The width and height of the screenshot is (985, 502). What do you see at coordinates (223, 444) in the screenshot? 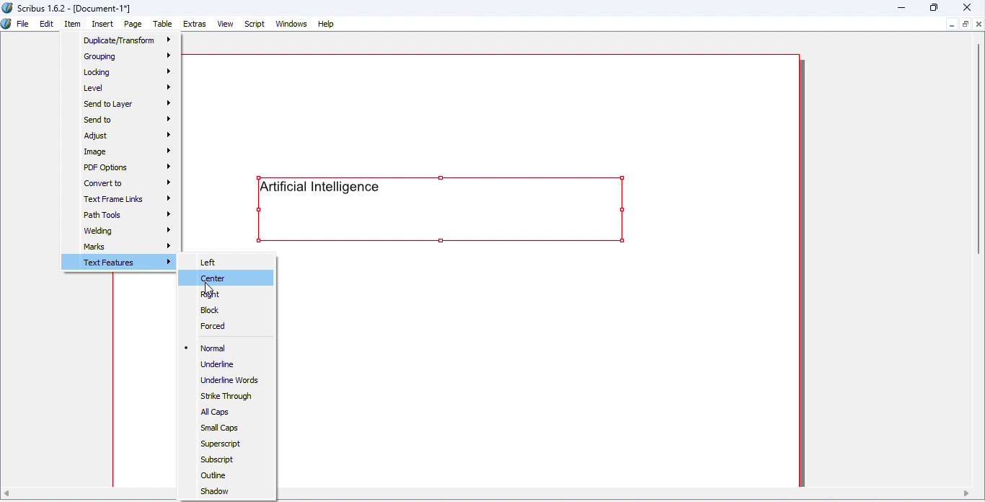
I see `Superscript` at bounding box center [223, 444].